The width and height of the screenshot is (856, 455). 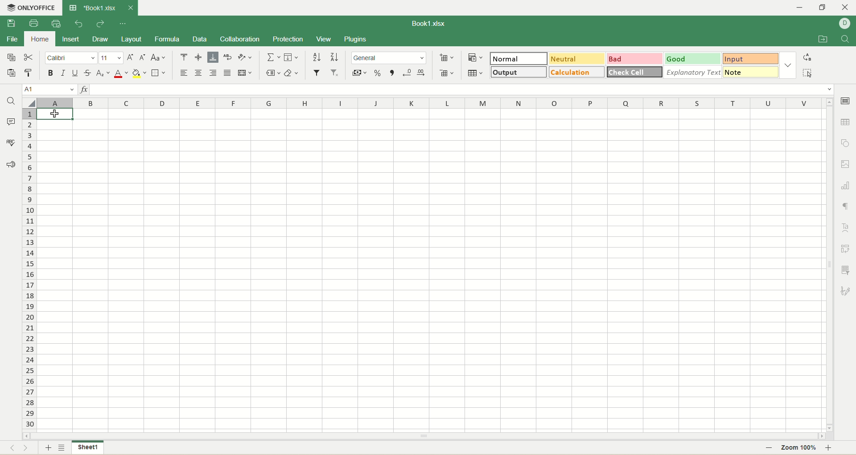 I want to click on remove filter, so click(x=334, y=73).